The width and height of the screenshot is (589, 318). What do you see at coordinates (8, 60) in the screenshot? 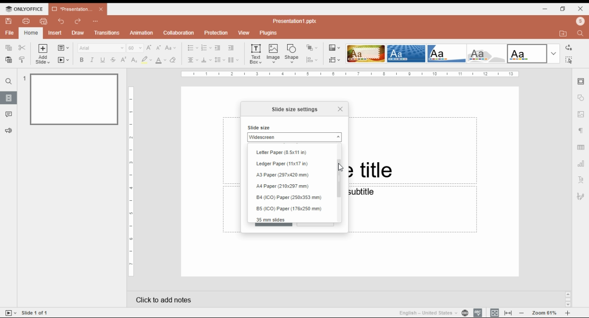
I see `paste` at bounding box center [8, 60].